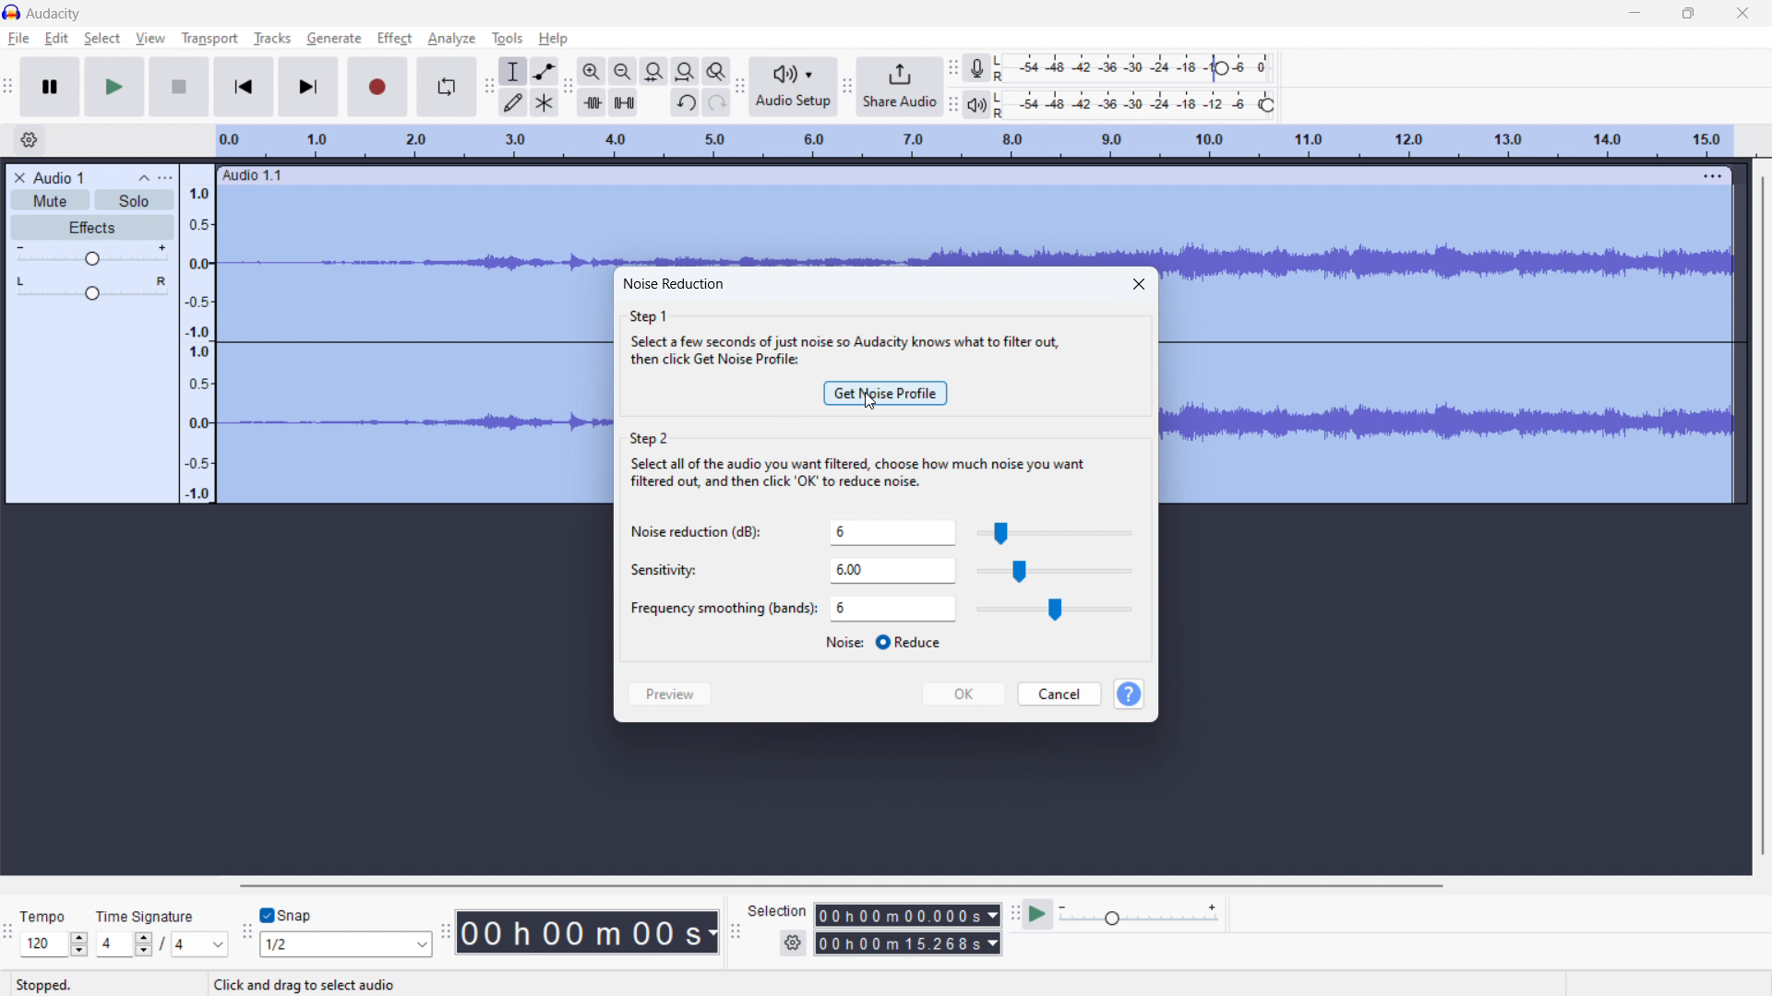 Image resolution: width=1772 pixels, height=996 pixels. I want to click on fit selection to width, so click(653, 72).